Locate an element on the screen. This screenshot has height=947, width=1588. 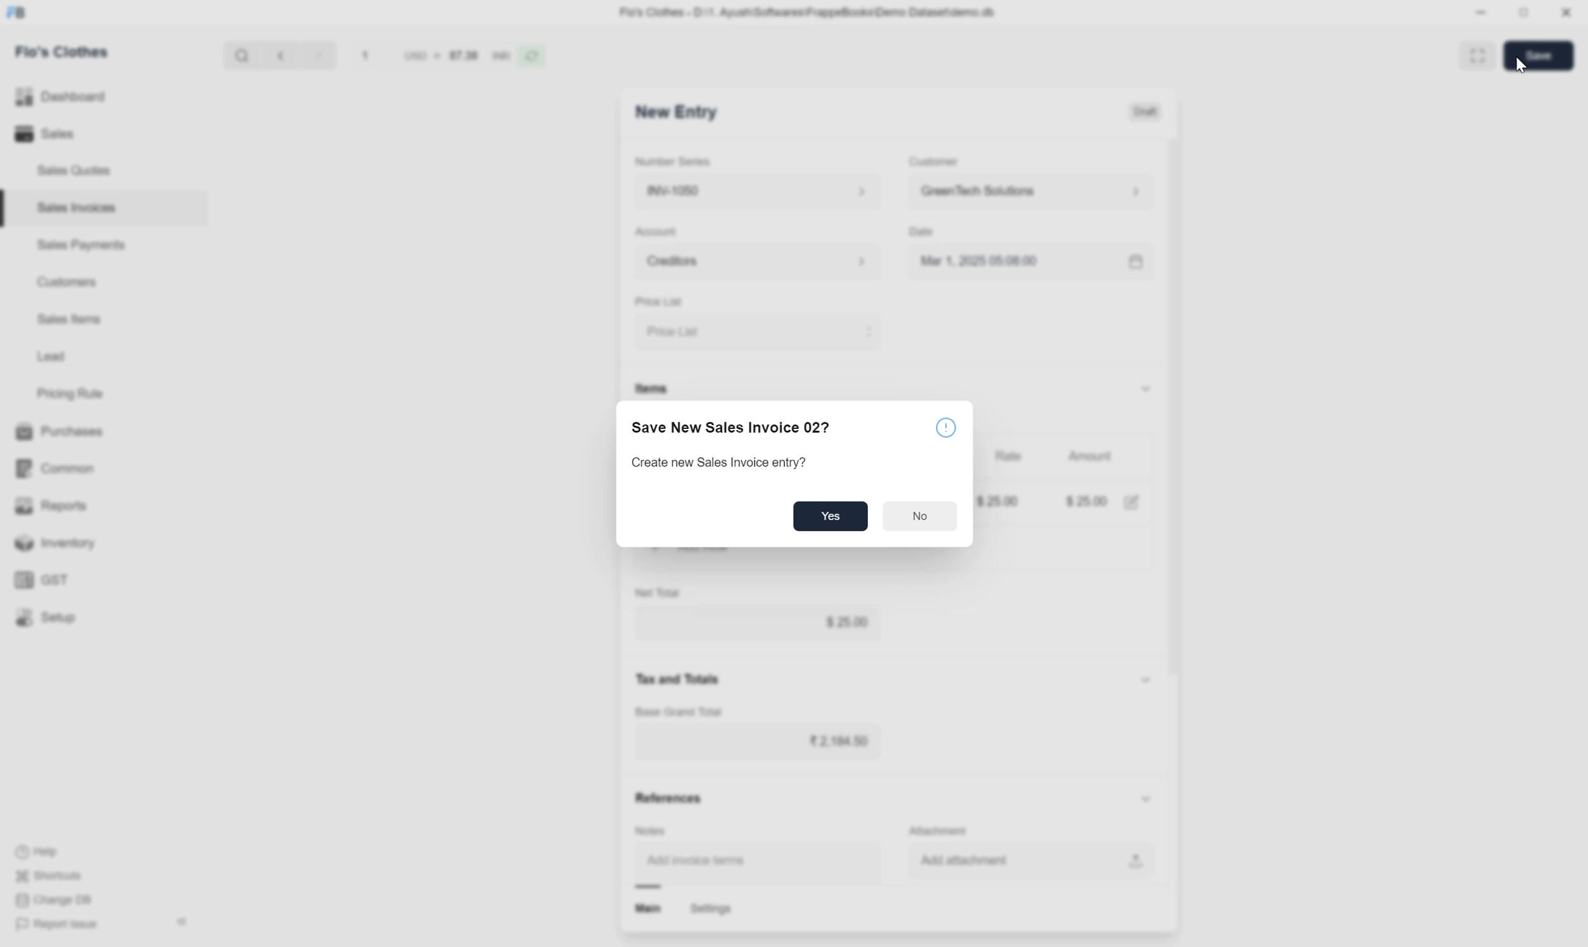
Flo's Clothes - D:\1. Ayush\Softwares\FrappeBooks\Demo Dataset\demo.db is located at coordinates (819, 14).